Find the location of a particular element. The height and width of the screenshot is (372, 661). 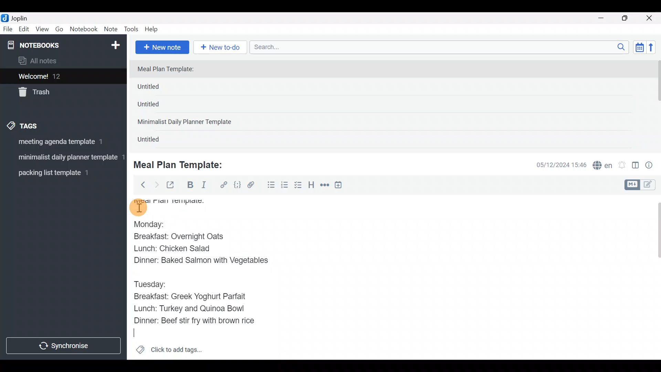

Date & time is located at coordinates (556, 165).